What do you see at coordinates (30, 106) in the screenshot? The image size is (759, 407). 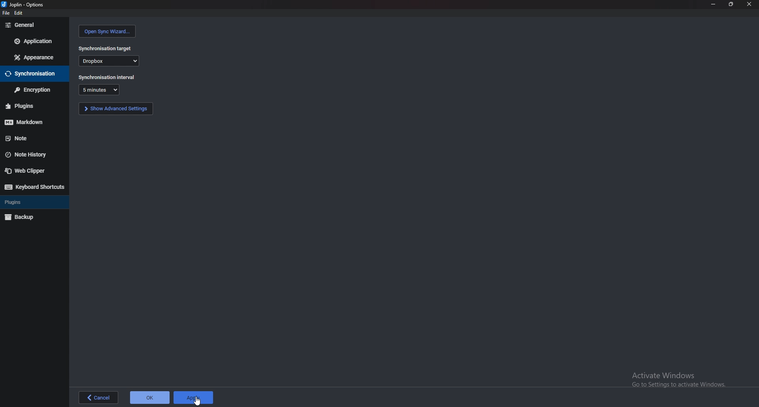 I see `plugins` at bounding box center [30, 106].